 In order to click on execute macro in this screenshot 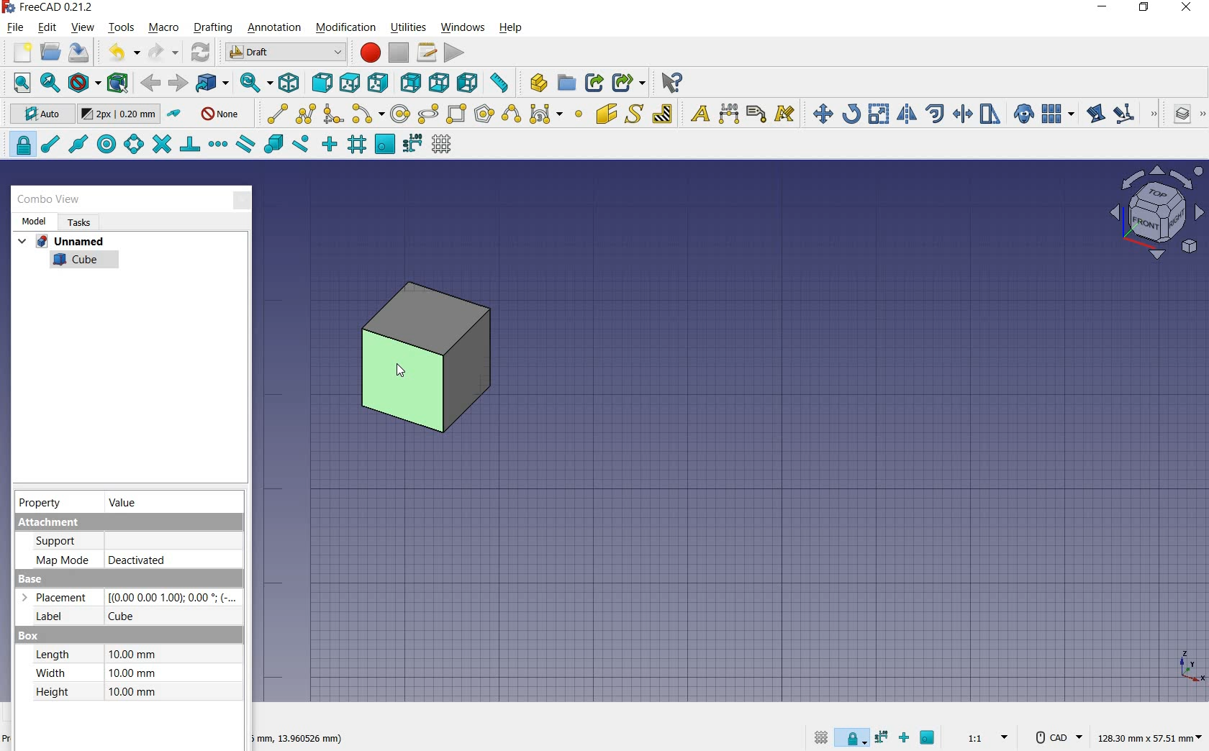, I will do `click(453, 53)`.